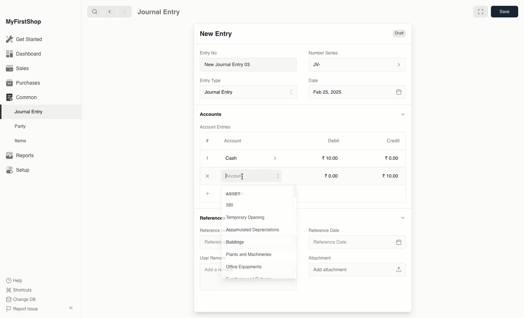  What do you see at coordinates (252, 175) in the screenshot?
I see `Account` at bounding box center [252, 175].